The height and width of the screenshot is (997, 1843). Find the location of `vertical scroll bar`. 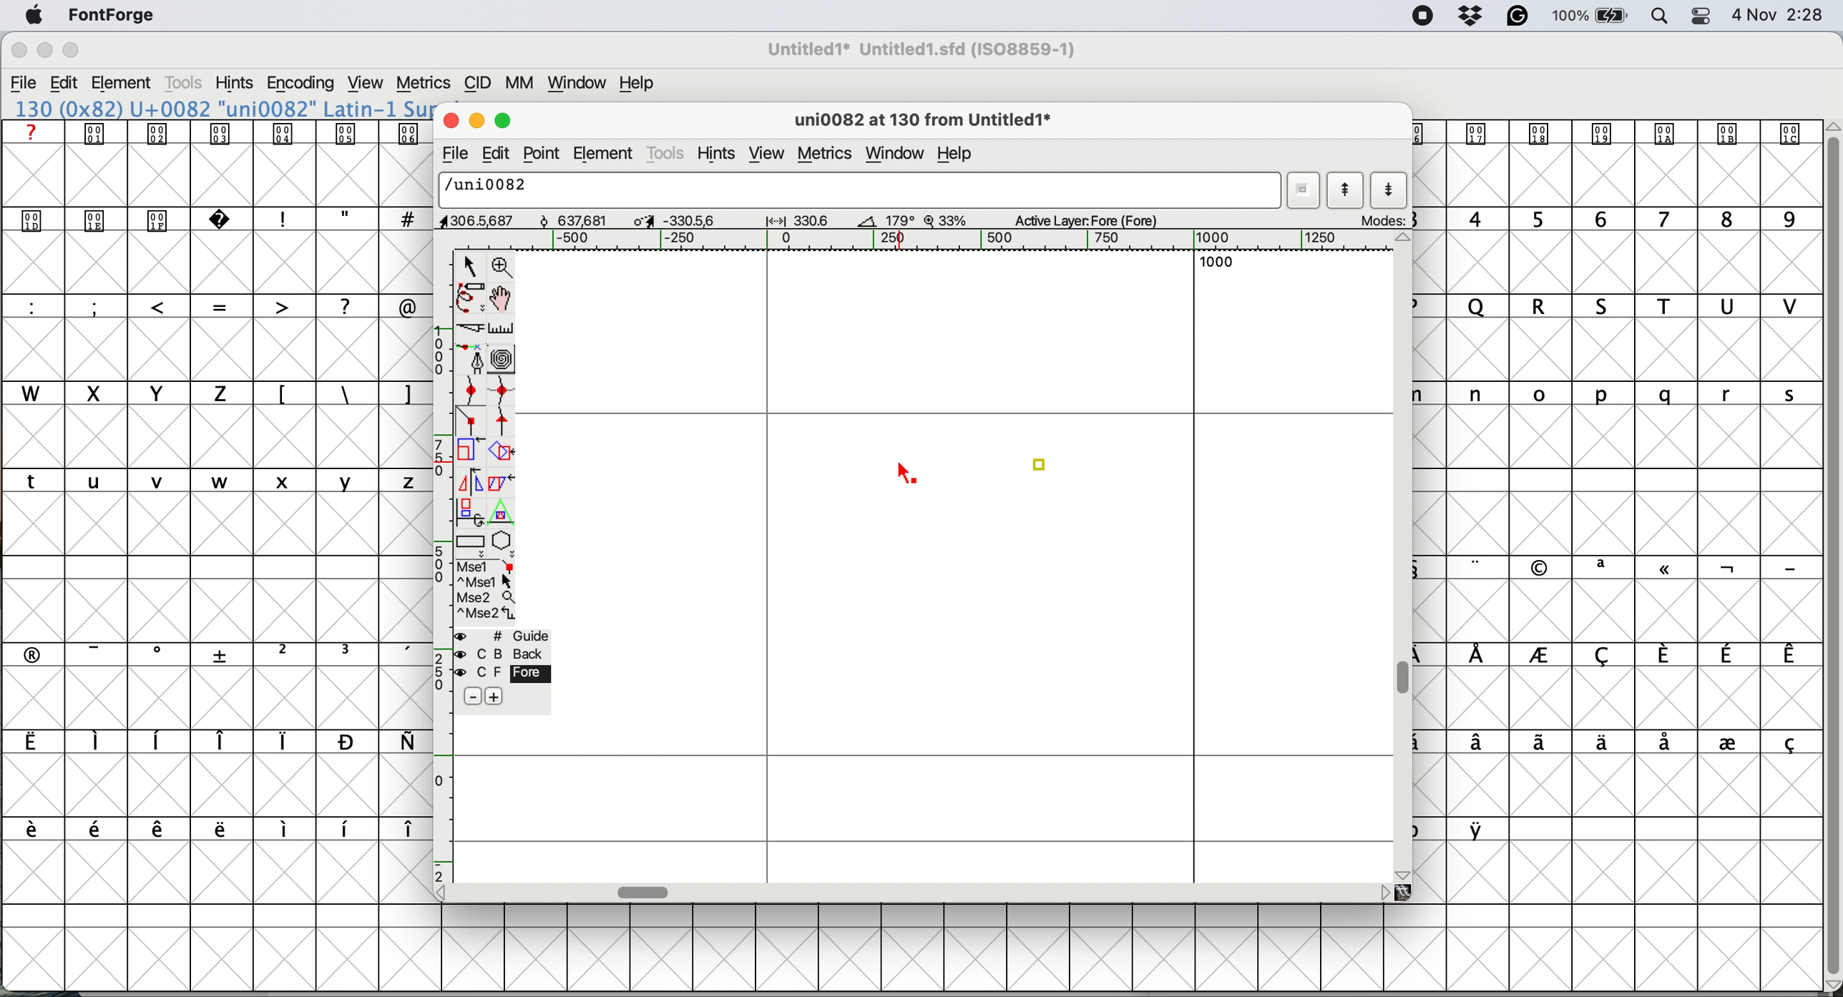

vertical scroll bar is located at coordinates (1407, 679).